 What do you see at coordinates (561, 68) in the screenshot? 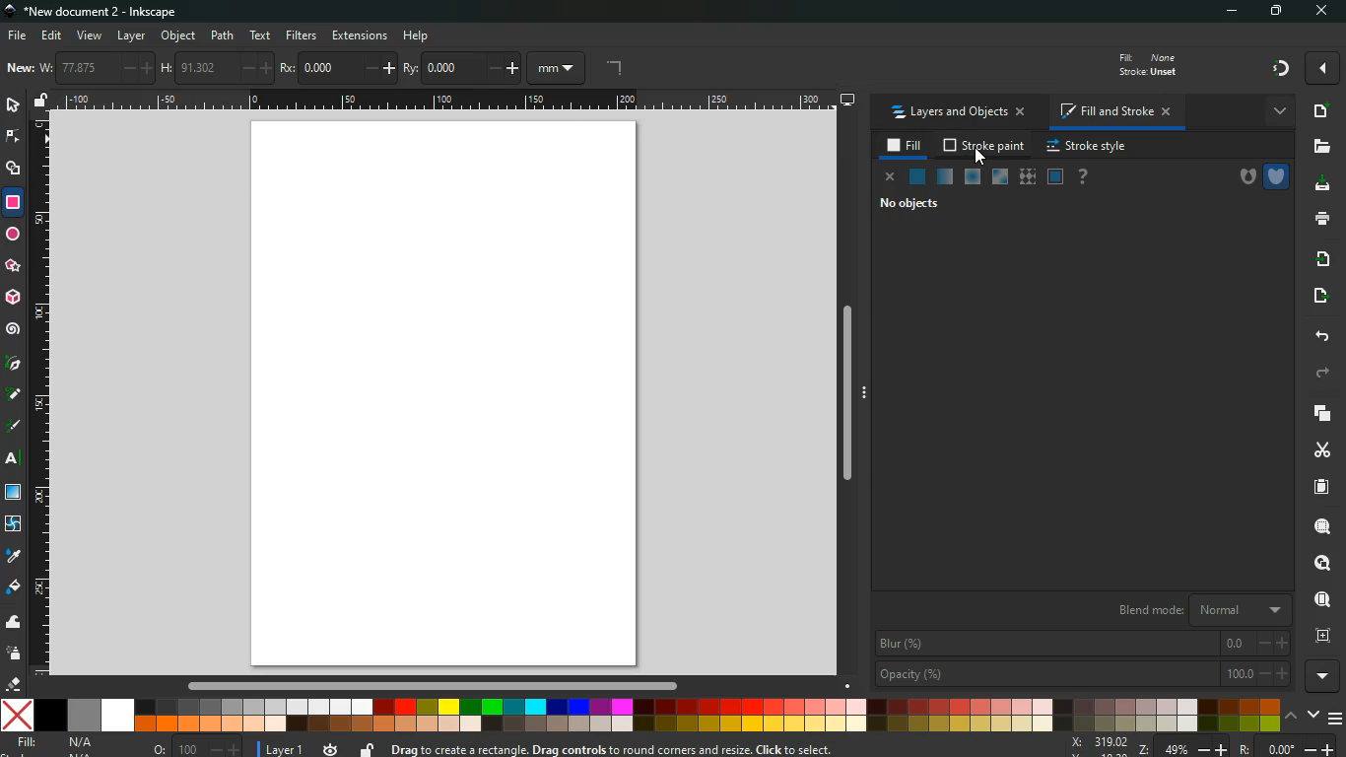
I see `mm` at bounding box center [561, 68].